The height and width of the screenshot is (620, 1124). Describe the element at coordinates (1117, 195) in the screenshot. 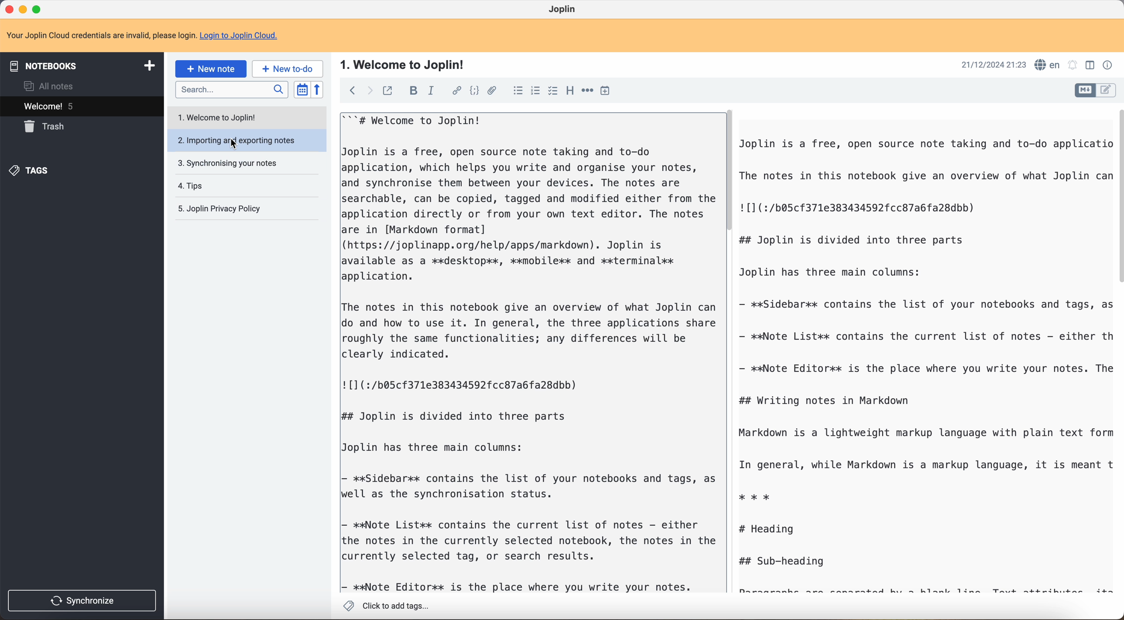

I see `scroll bar` at that location.